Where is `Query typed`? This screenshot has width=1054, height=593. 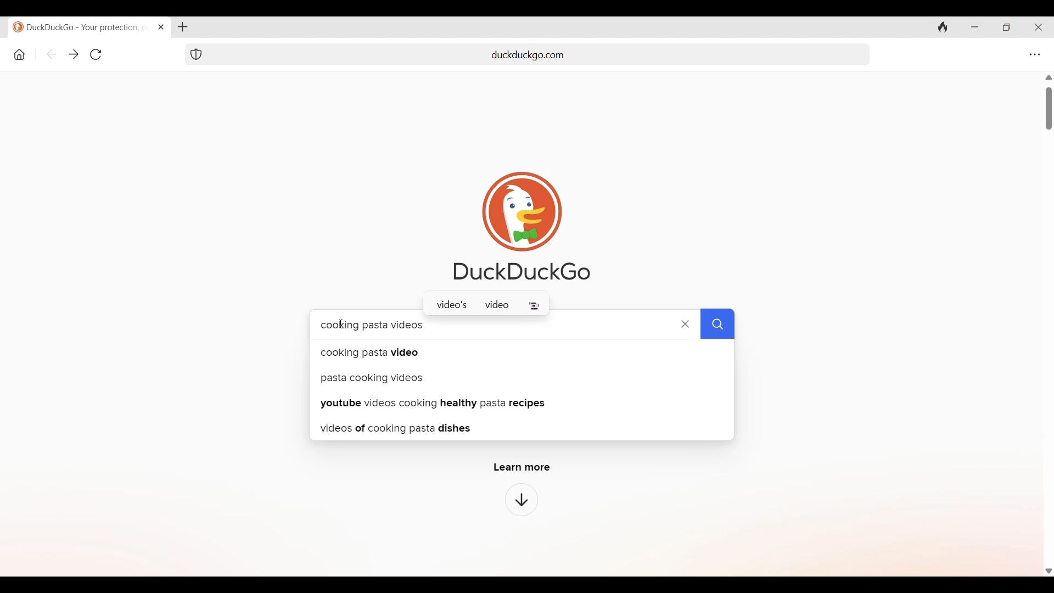 Query typed is located at coordinates (472, 324).